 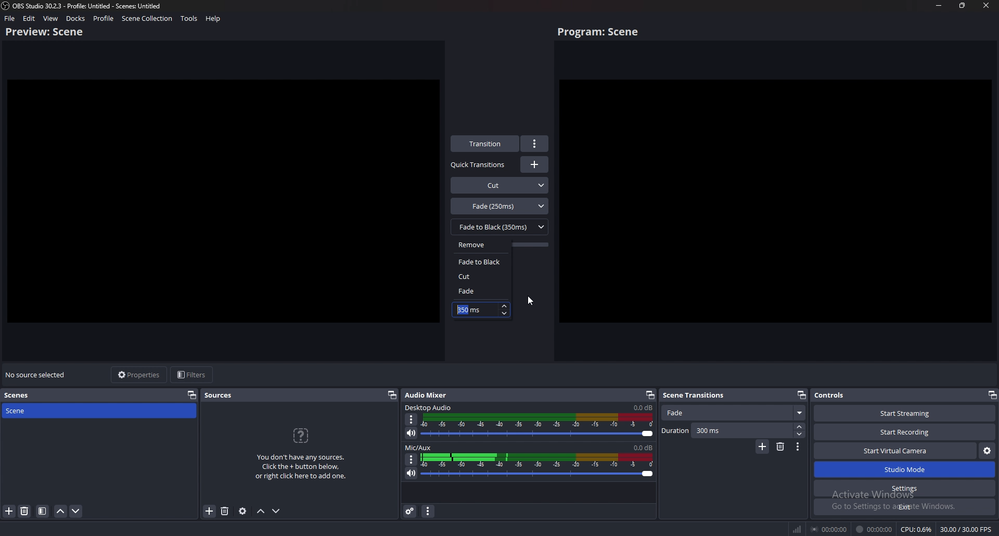 What do you see at coordinates (36, 375) in the screenshot?
I see `no source selected` at bounding box center [36, 375].